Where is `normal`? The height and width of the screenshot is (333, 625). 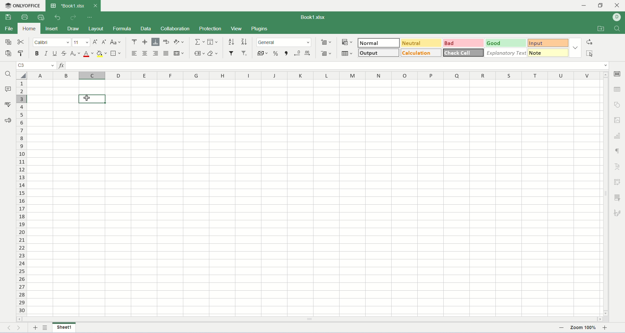 normal is located at coordinates (378, 44).